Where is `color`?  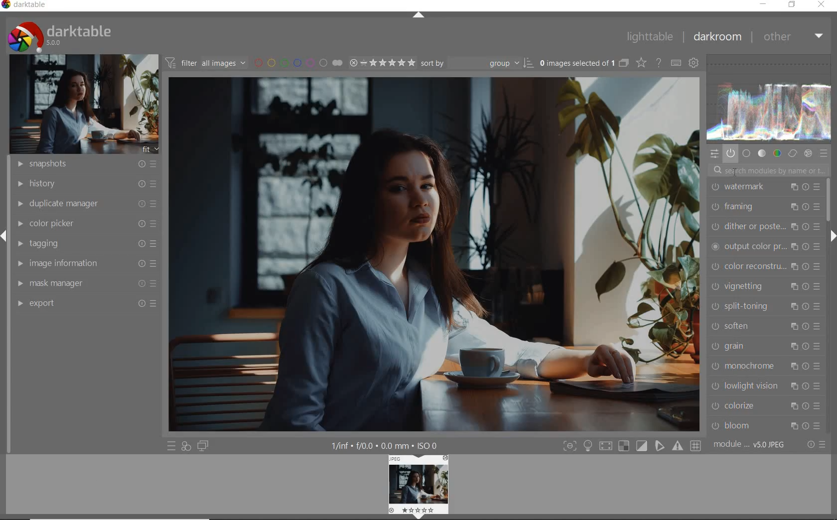 color is located at coordinates (776, 153).